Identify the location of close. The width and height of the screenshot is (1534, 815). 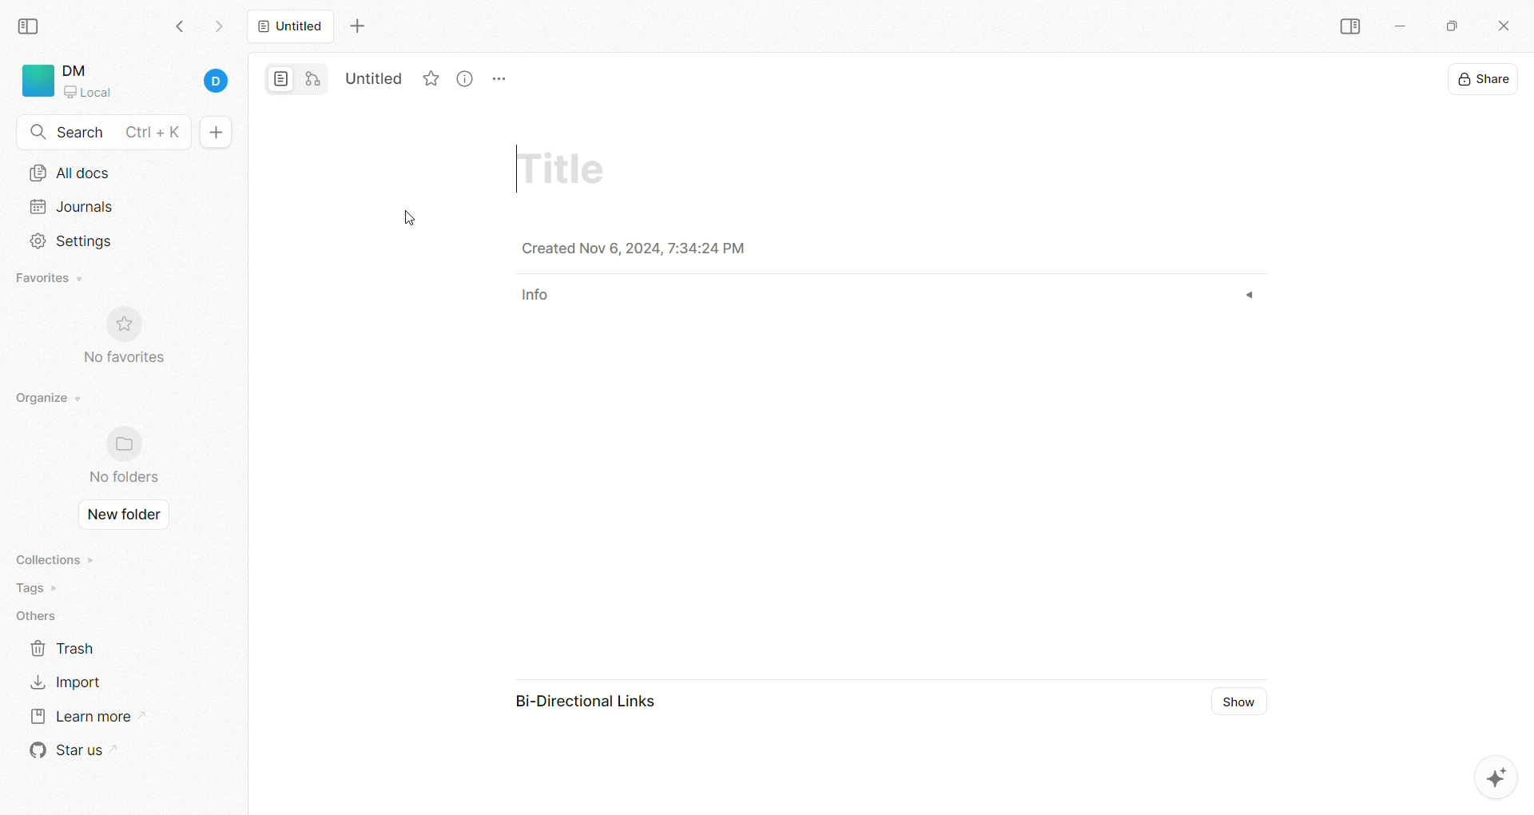
(1507, 28).